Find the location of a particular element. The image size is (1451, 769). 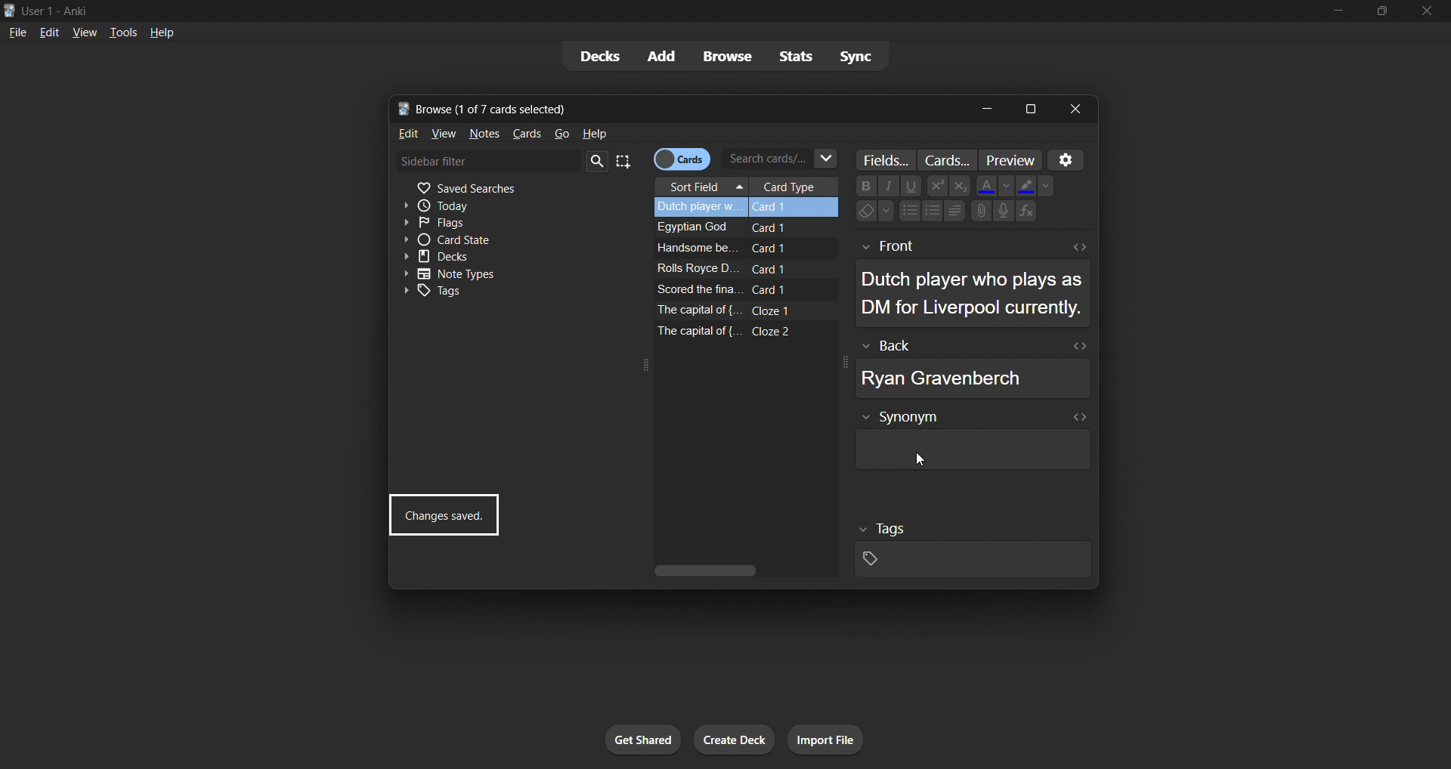

cards is located at coordinates (529, 134).